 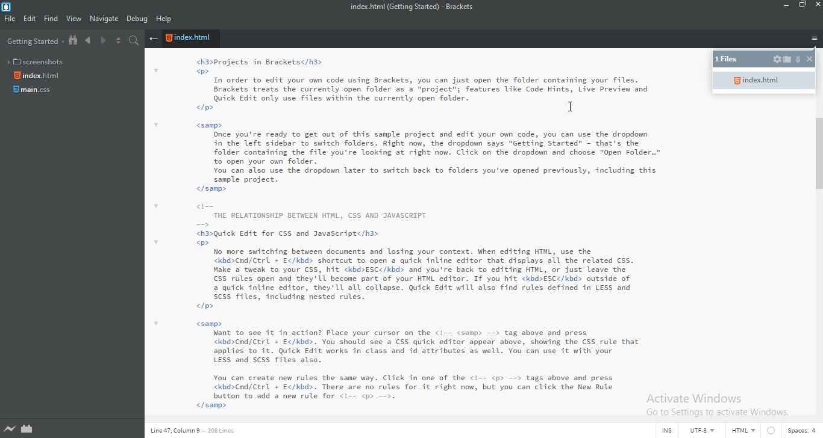 What do you see at coordinates (28, 429) in the screenshot?
I see `plugin manager` at bounding box center [28, 429].